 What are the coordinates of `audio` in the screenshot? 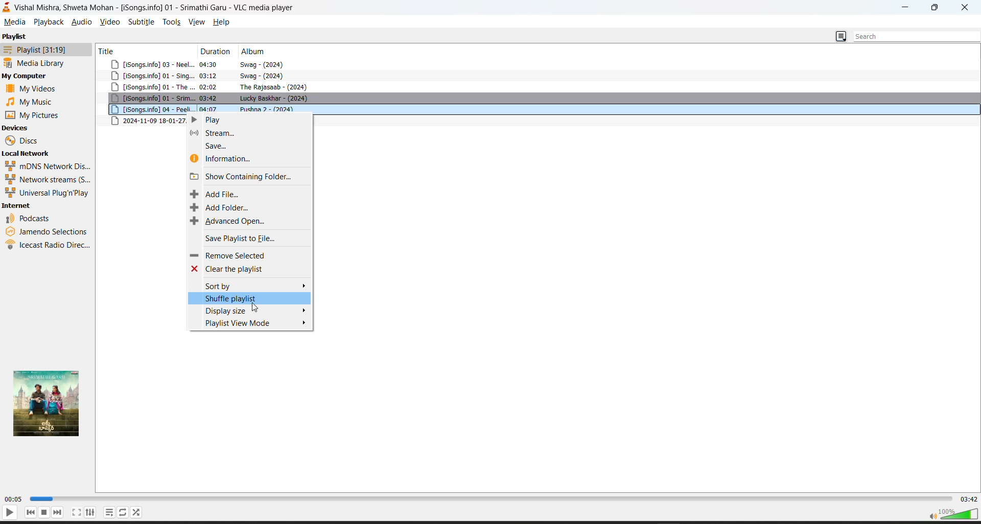 It's located at (82, 21).